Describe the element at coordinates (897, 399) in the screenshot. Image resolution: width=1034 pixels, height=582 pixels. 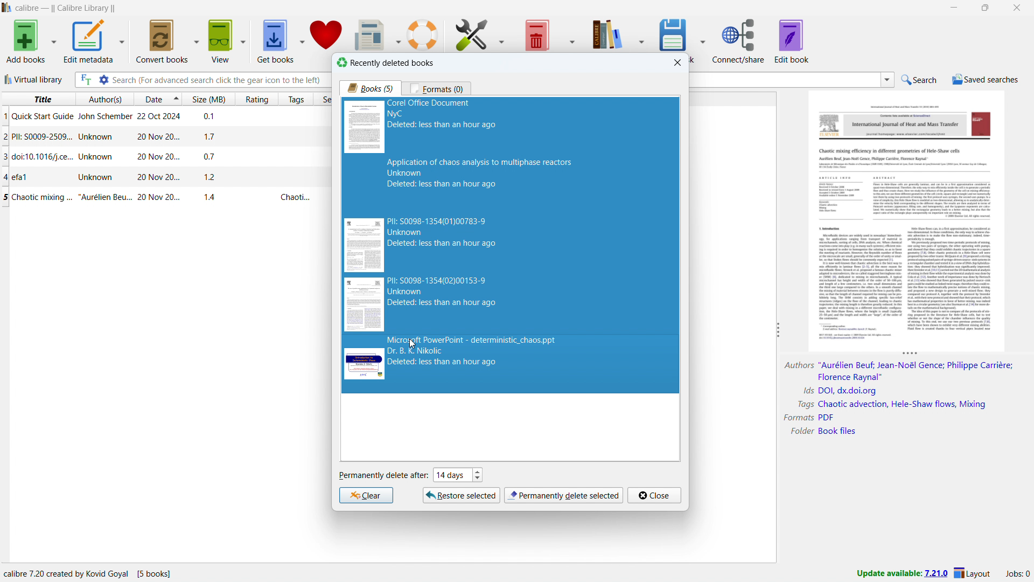
I see `book details` at that location.